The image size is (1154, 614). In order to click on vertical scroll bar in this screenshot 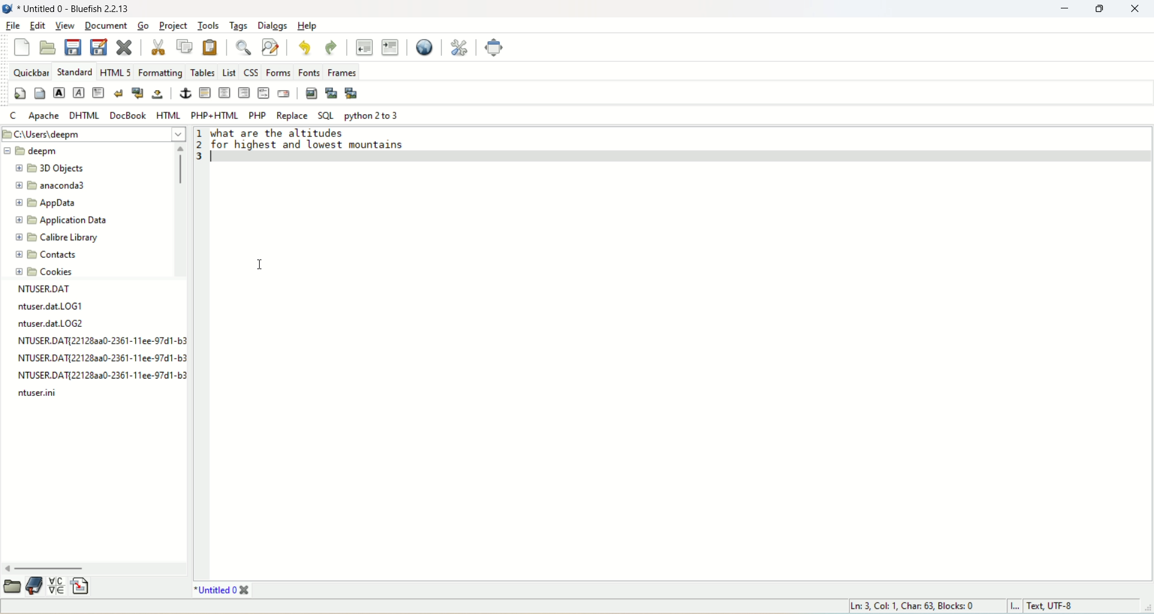, I will do `click(177, 211)`.